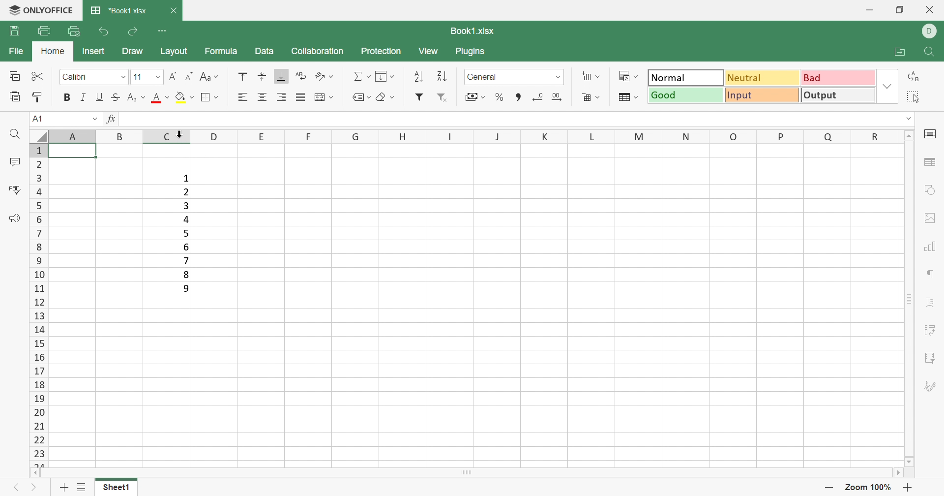 Image resolution: width=944 pixels, height=496 pixels. Describe the element at coordinates (590, 78) in the screenshot. I see `Insert cells` at that location.